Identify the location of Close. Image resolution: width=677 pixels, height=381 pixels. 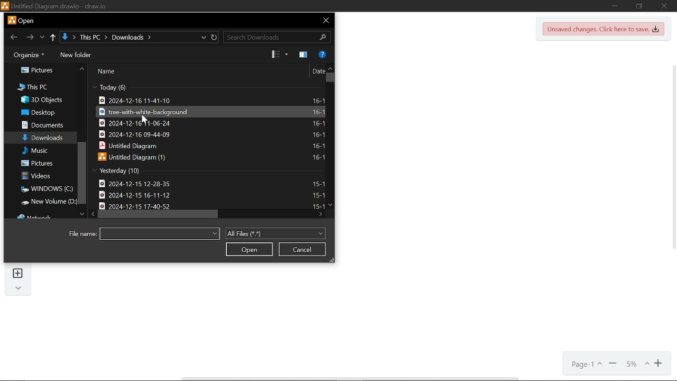
(665, 6).